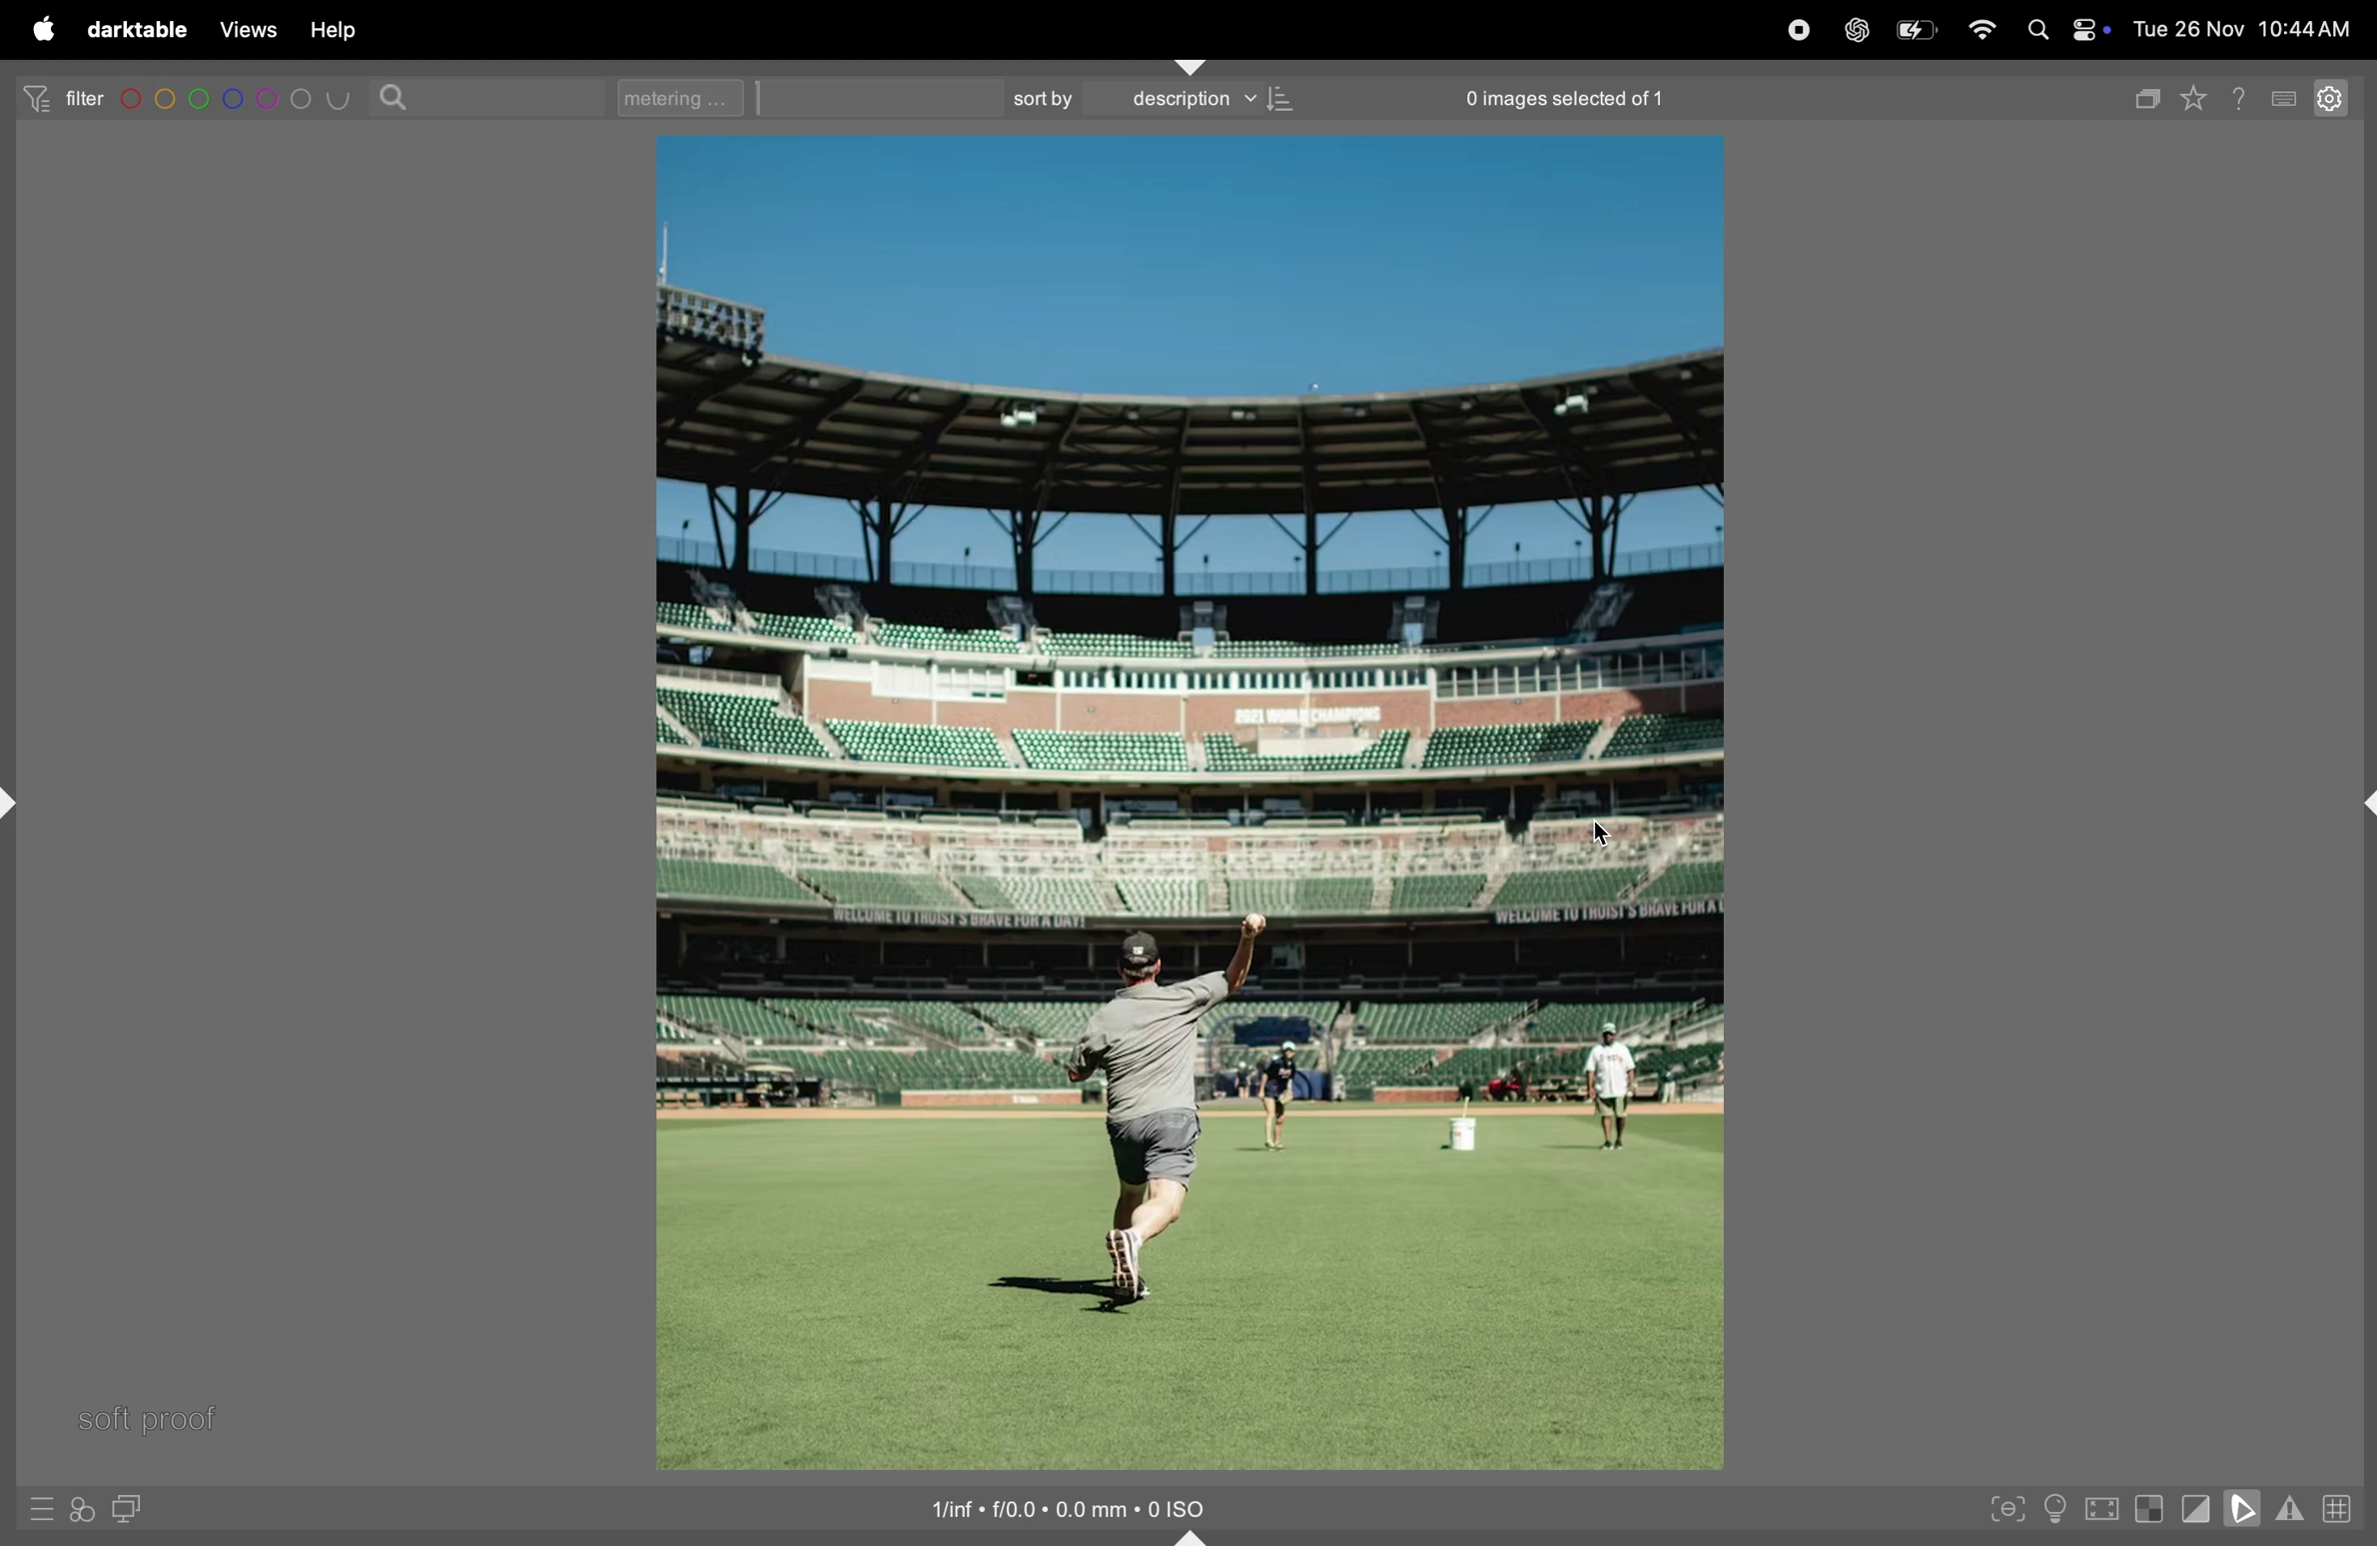 The height and width of the screenshot is (1546, 2377). What do you see at coordinates (2244, 28) in the screenshot?
I see `date and time` at bounding box center [2244, 28].